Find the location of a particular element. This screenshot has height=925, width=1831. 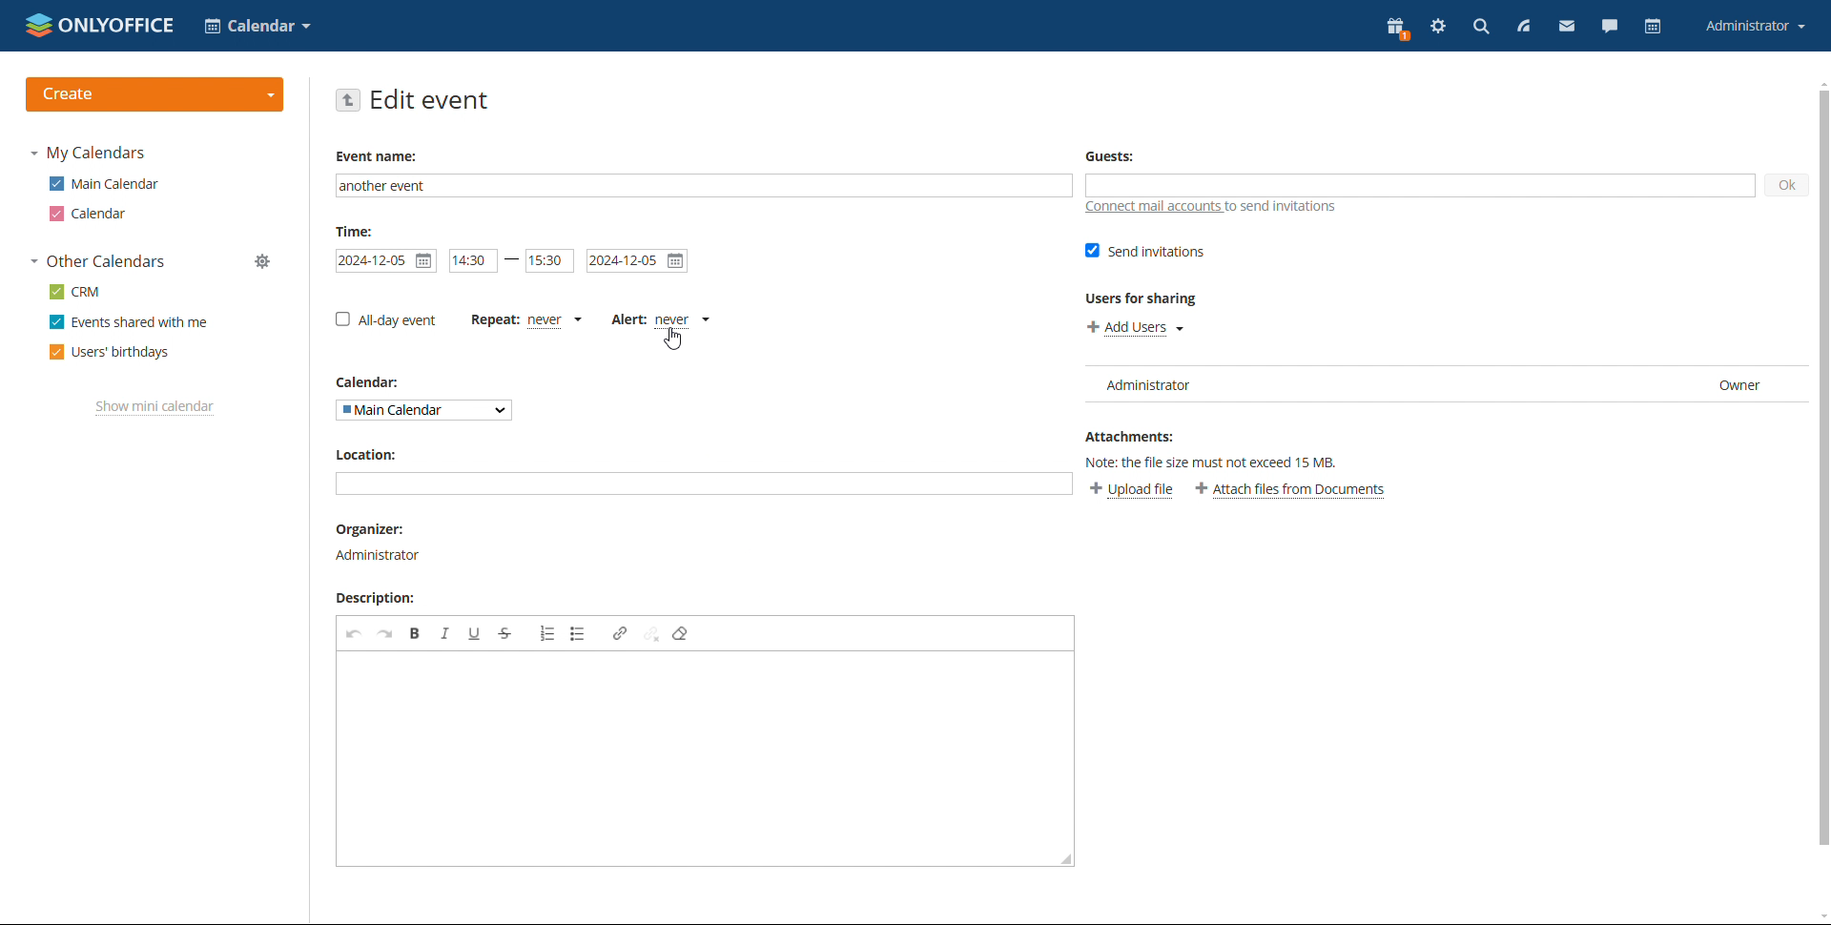

insert/remove bulleted list is located at coordinates (578, 634).